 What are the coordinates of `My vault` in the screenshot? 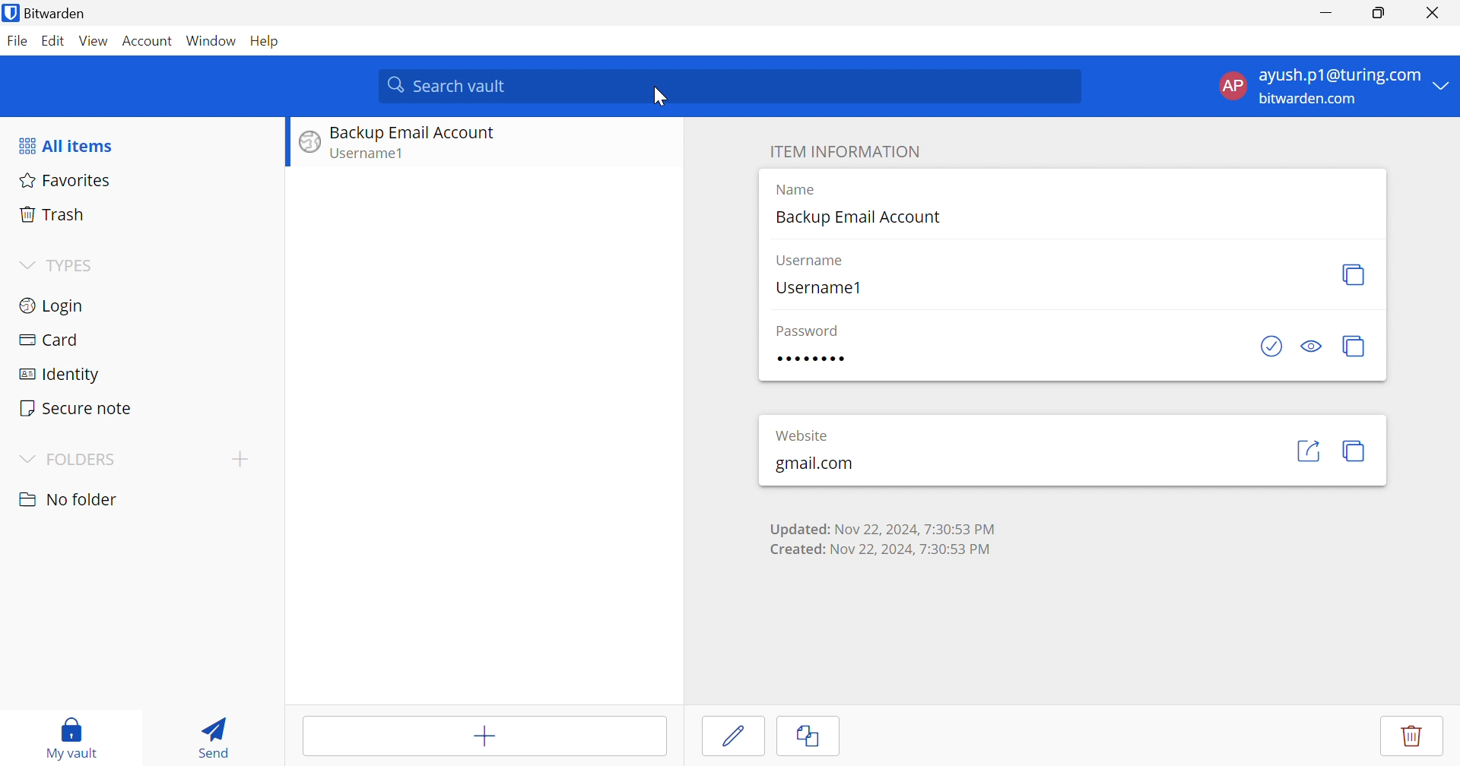 It's located at (71, 739).